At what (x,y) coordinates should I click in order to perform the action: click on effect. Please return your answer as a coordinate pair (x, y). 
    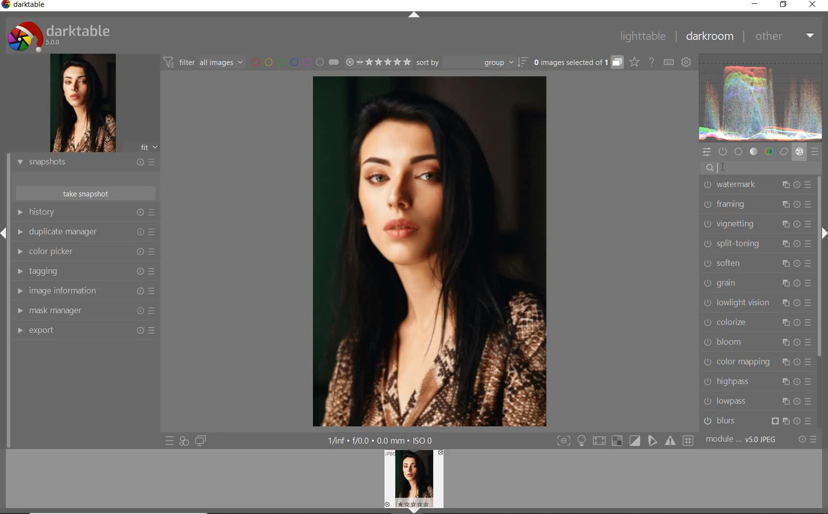
    Looking at the image, I should click on (799, 153).